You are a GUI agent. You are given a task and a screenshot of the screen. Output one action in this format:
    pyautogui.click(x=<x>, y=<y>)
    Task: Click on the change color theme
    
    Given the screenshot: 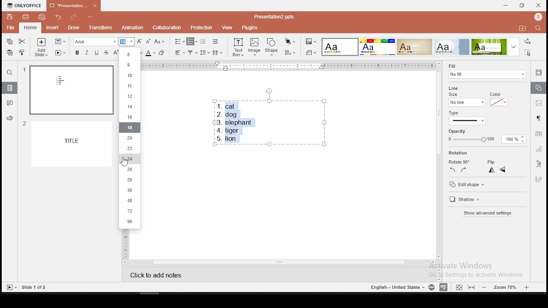 What is the action you would take?
    pyautogui.click(x=310, y=41)
    